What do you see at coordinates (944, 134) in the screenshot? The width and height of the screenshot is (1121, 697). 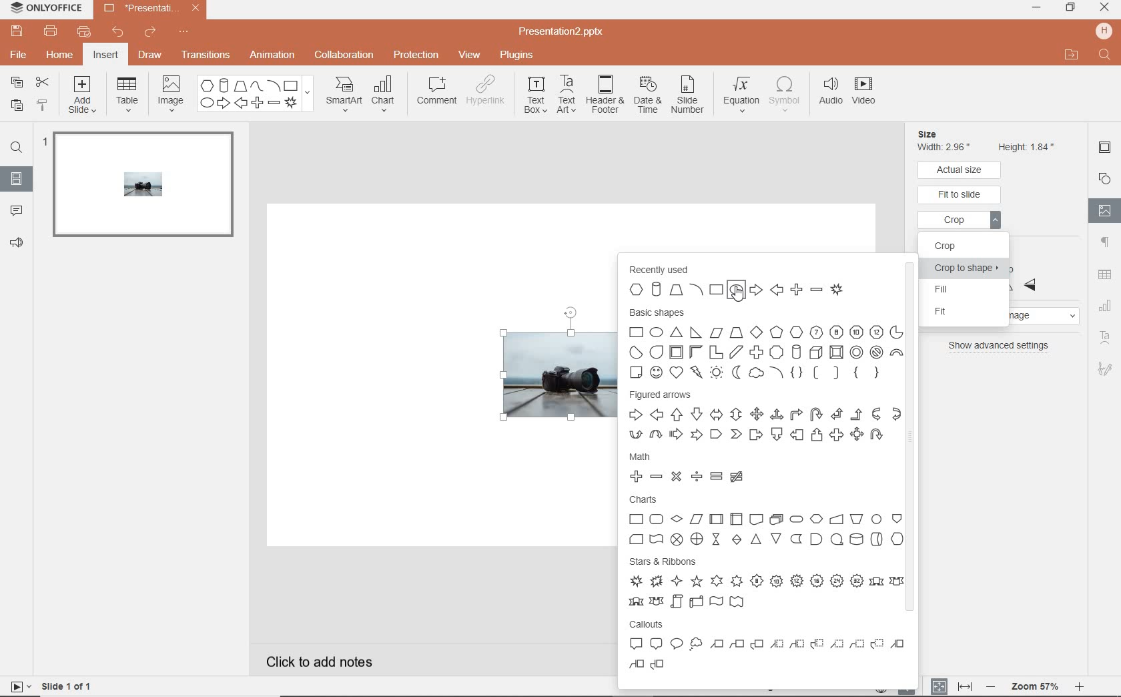 I see `Size` at bounding box center [944, 134].